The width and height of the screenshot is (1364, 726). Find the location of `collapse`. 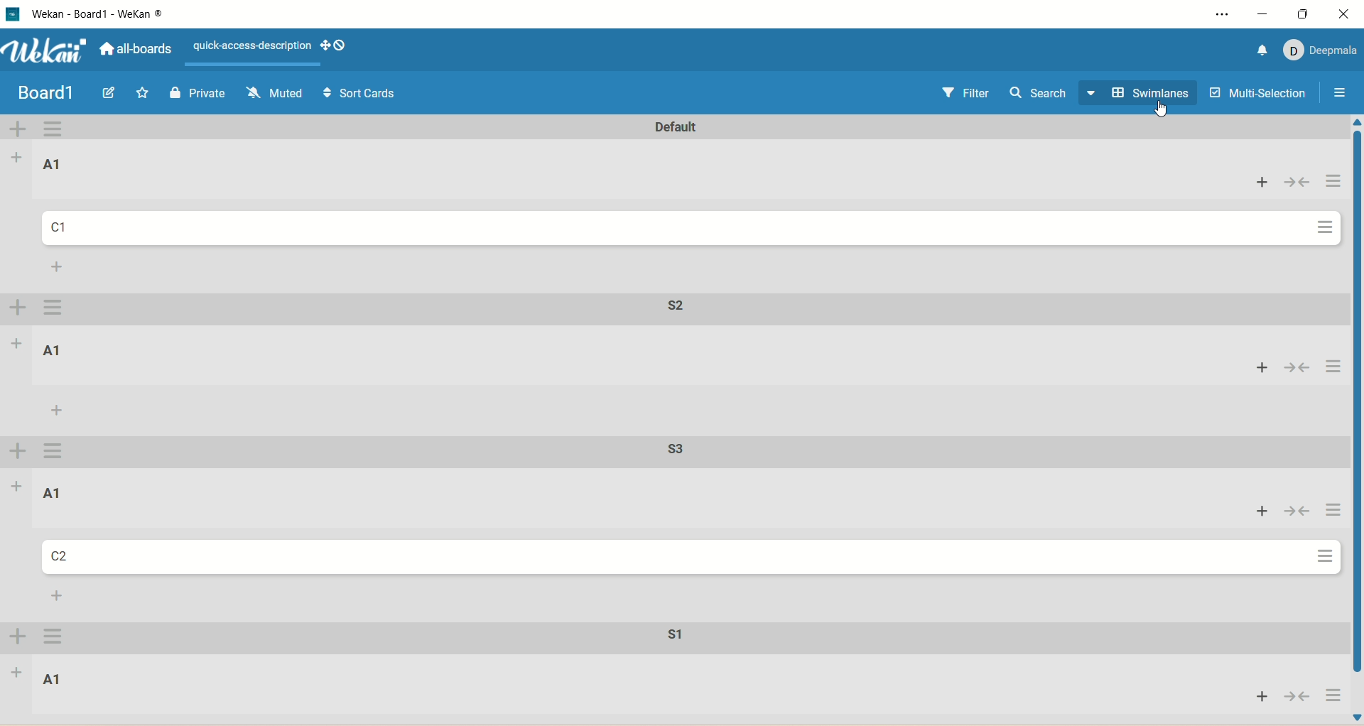

collapse is located at coordinates (1296, 512).